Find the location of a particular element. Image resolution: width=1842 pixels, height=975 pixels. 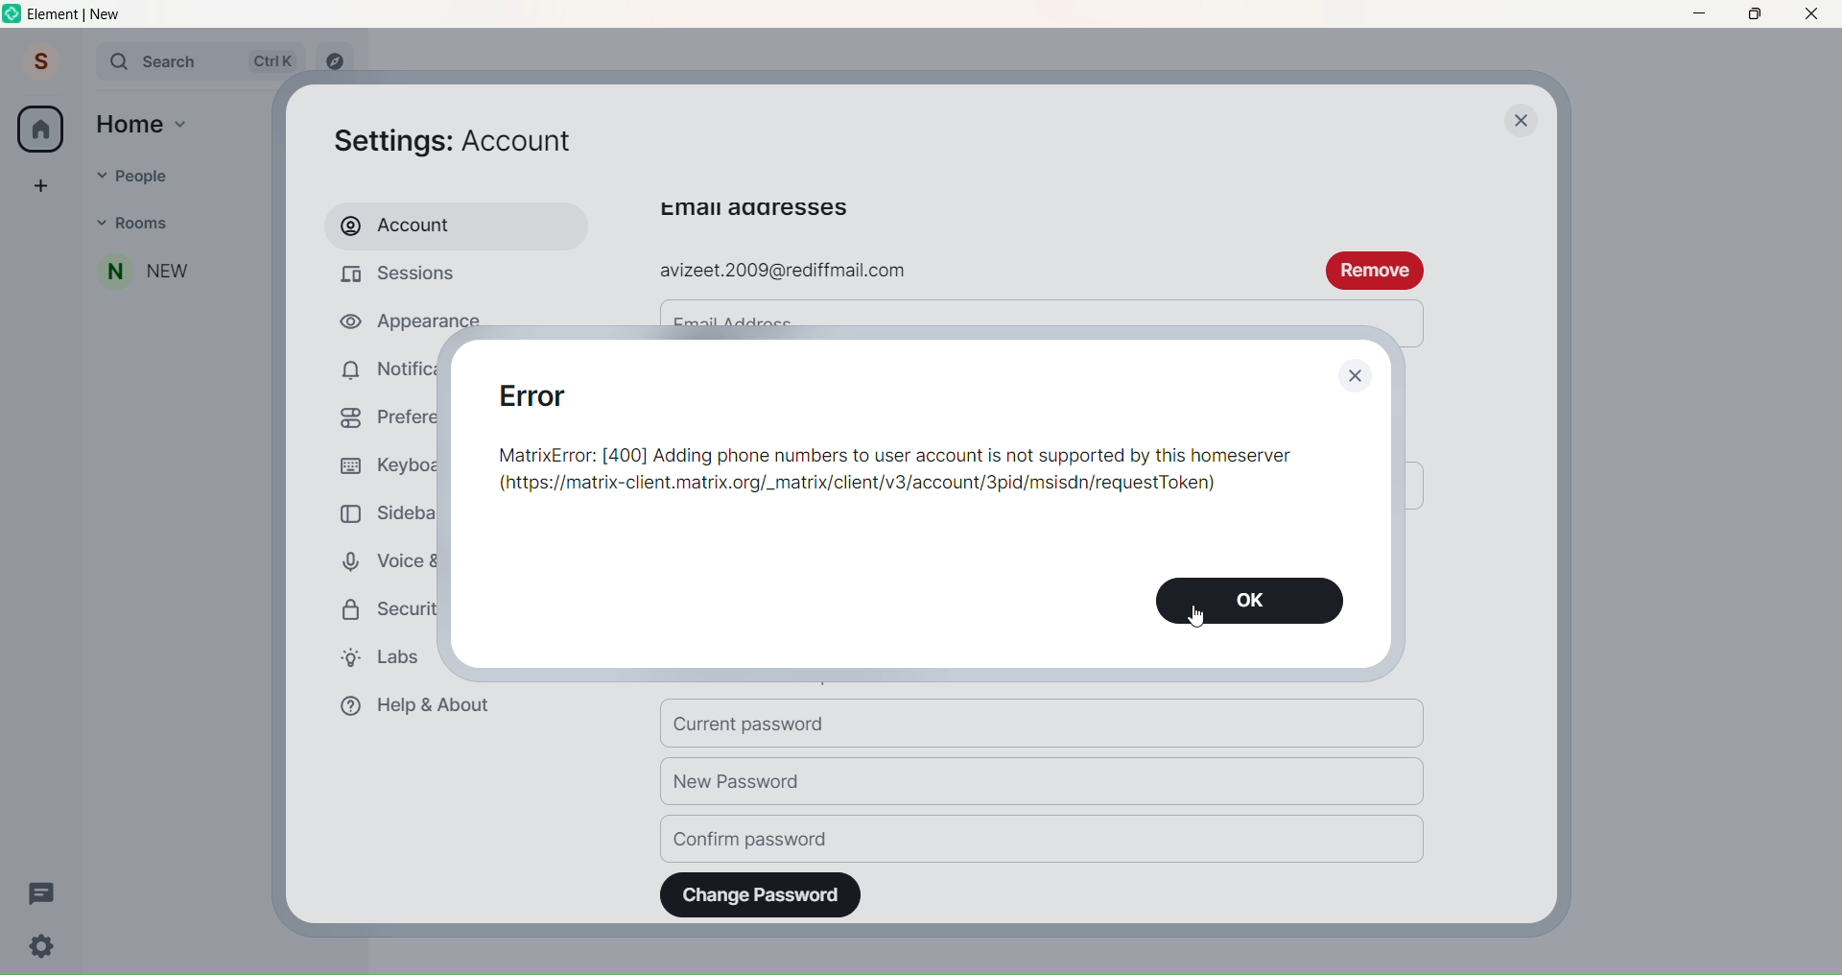

add email id is located at coordinates (969, 272).